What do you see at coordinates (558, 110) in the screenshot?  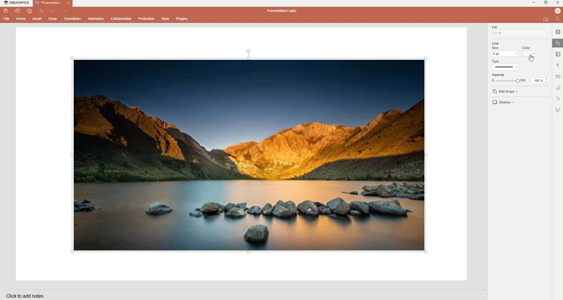 I see `Draw settings` at bounding box center [558, 110].